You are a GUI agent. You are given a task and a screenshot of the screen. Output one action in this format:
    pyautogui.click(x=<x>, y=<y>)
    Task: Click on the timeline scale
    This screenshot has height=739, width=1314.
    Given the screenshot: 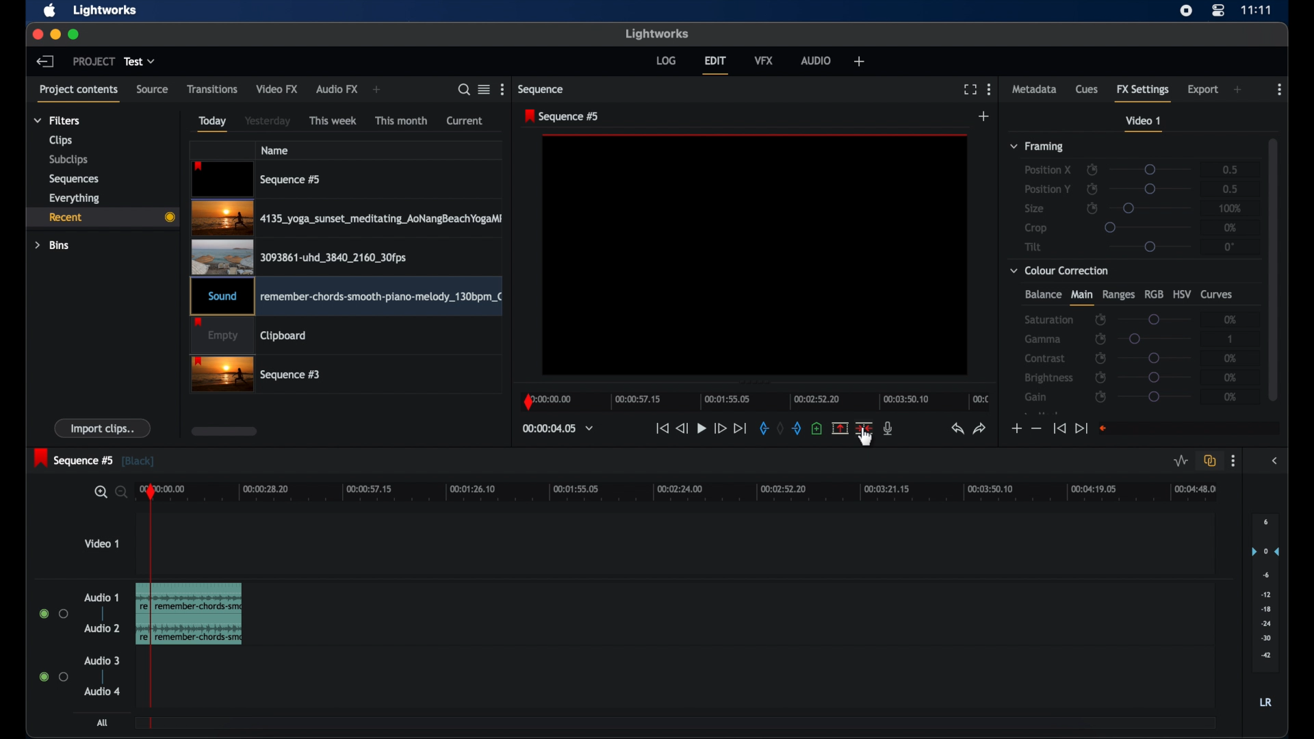 What is the action you would take?
    pyautogui.click(x=687, y=493)
    